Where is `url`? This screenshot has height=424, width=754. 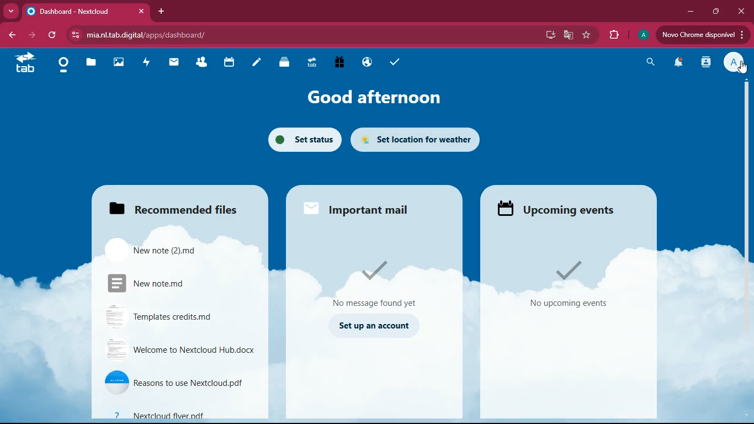 url is located at coordinates (161, 35).